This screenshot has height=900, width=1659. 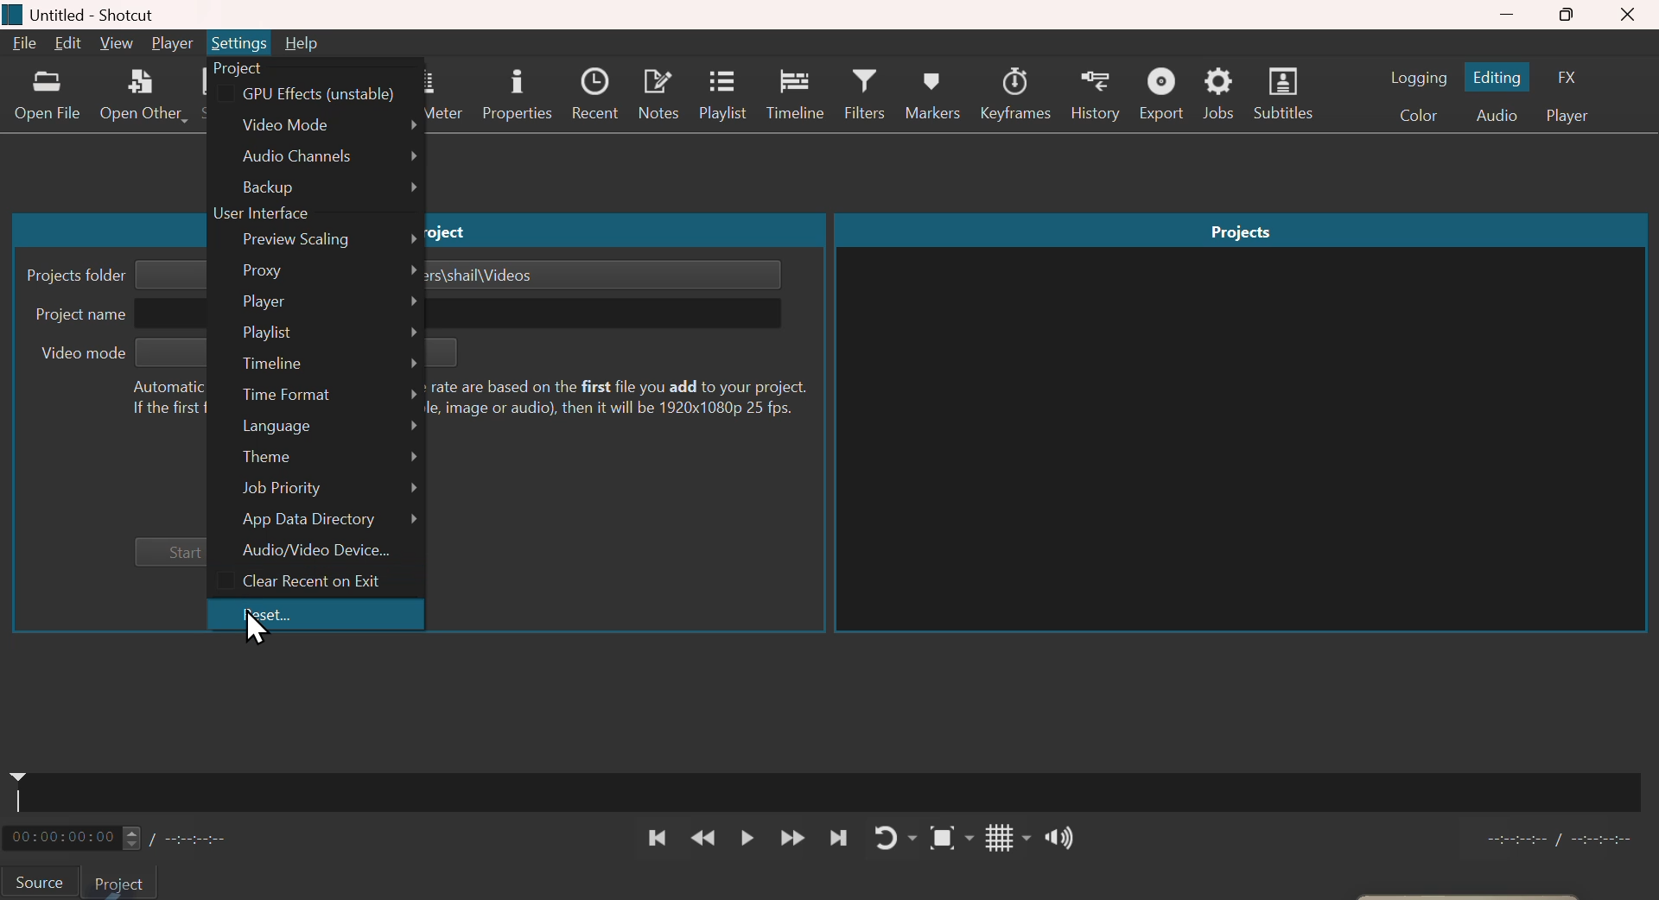 What do you see at coordinates (936, 93) in the screenshot?
I see `Markers` at bounding box center [936, 93].